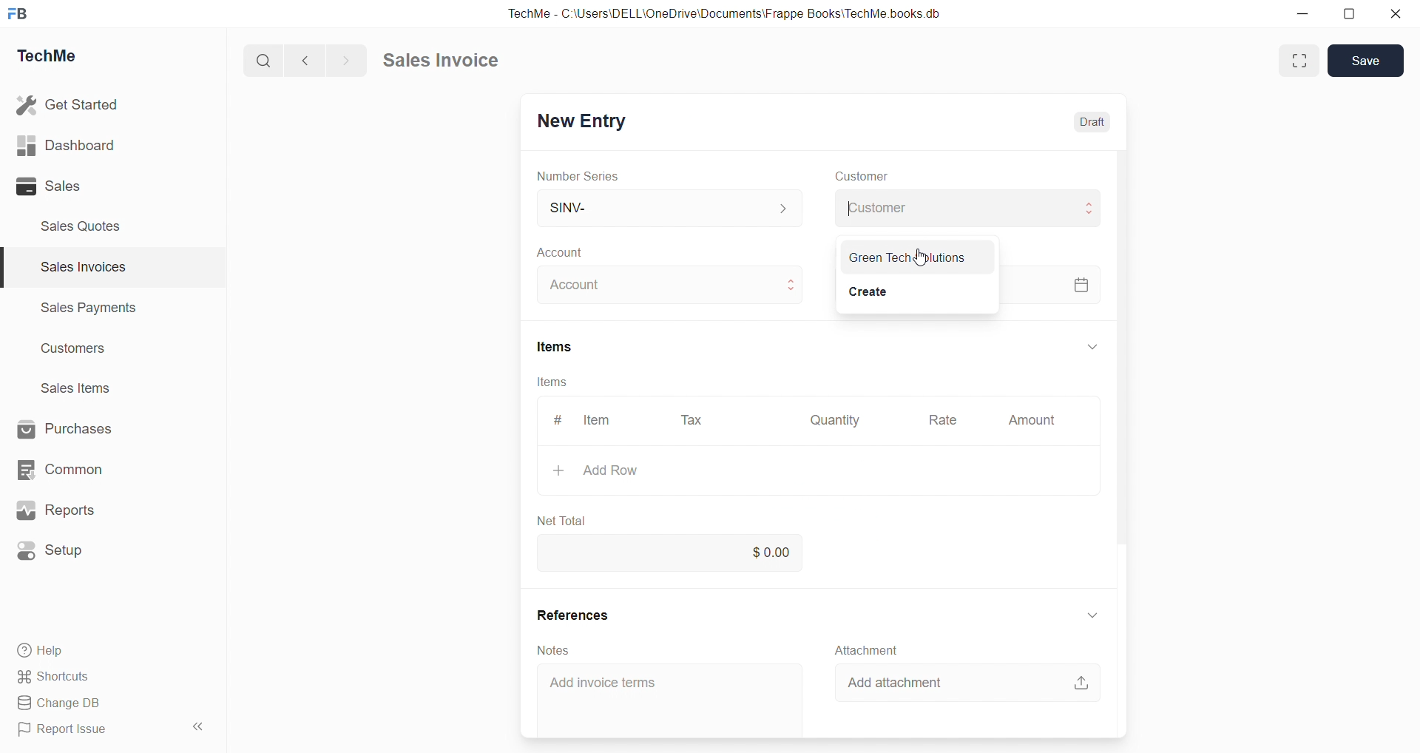  Describe the element at coordinates (835, 421) in the screenshot. I see `Quantity` at that location.